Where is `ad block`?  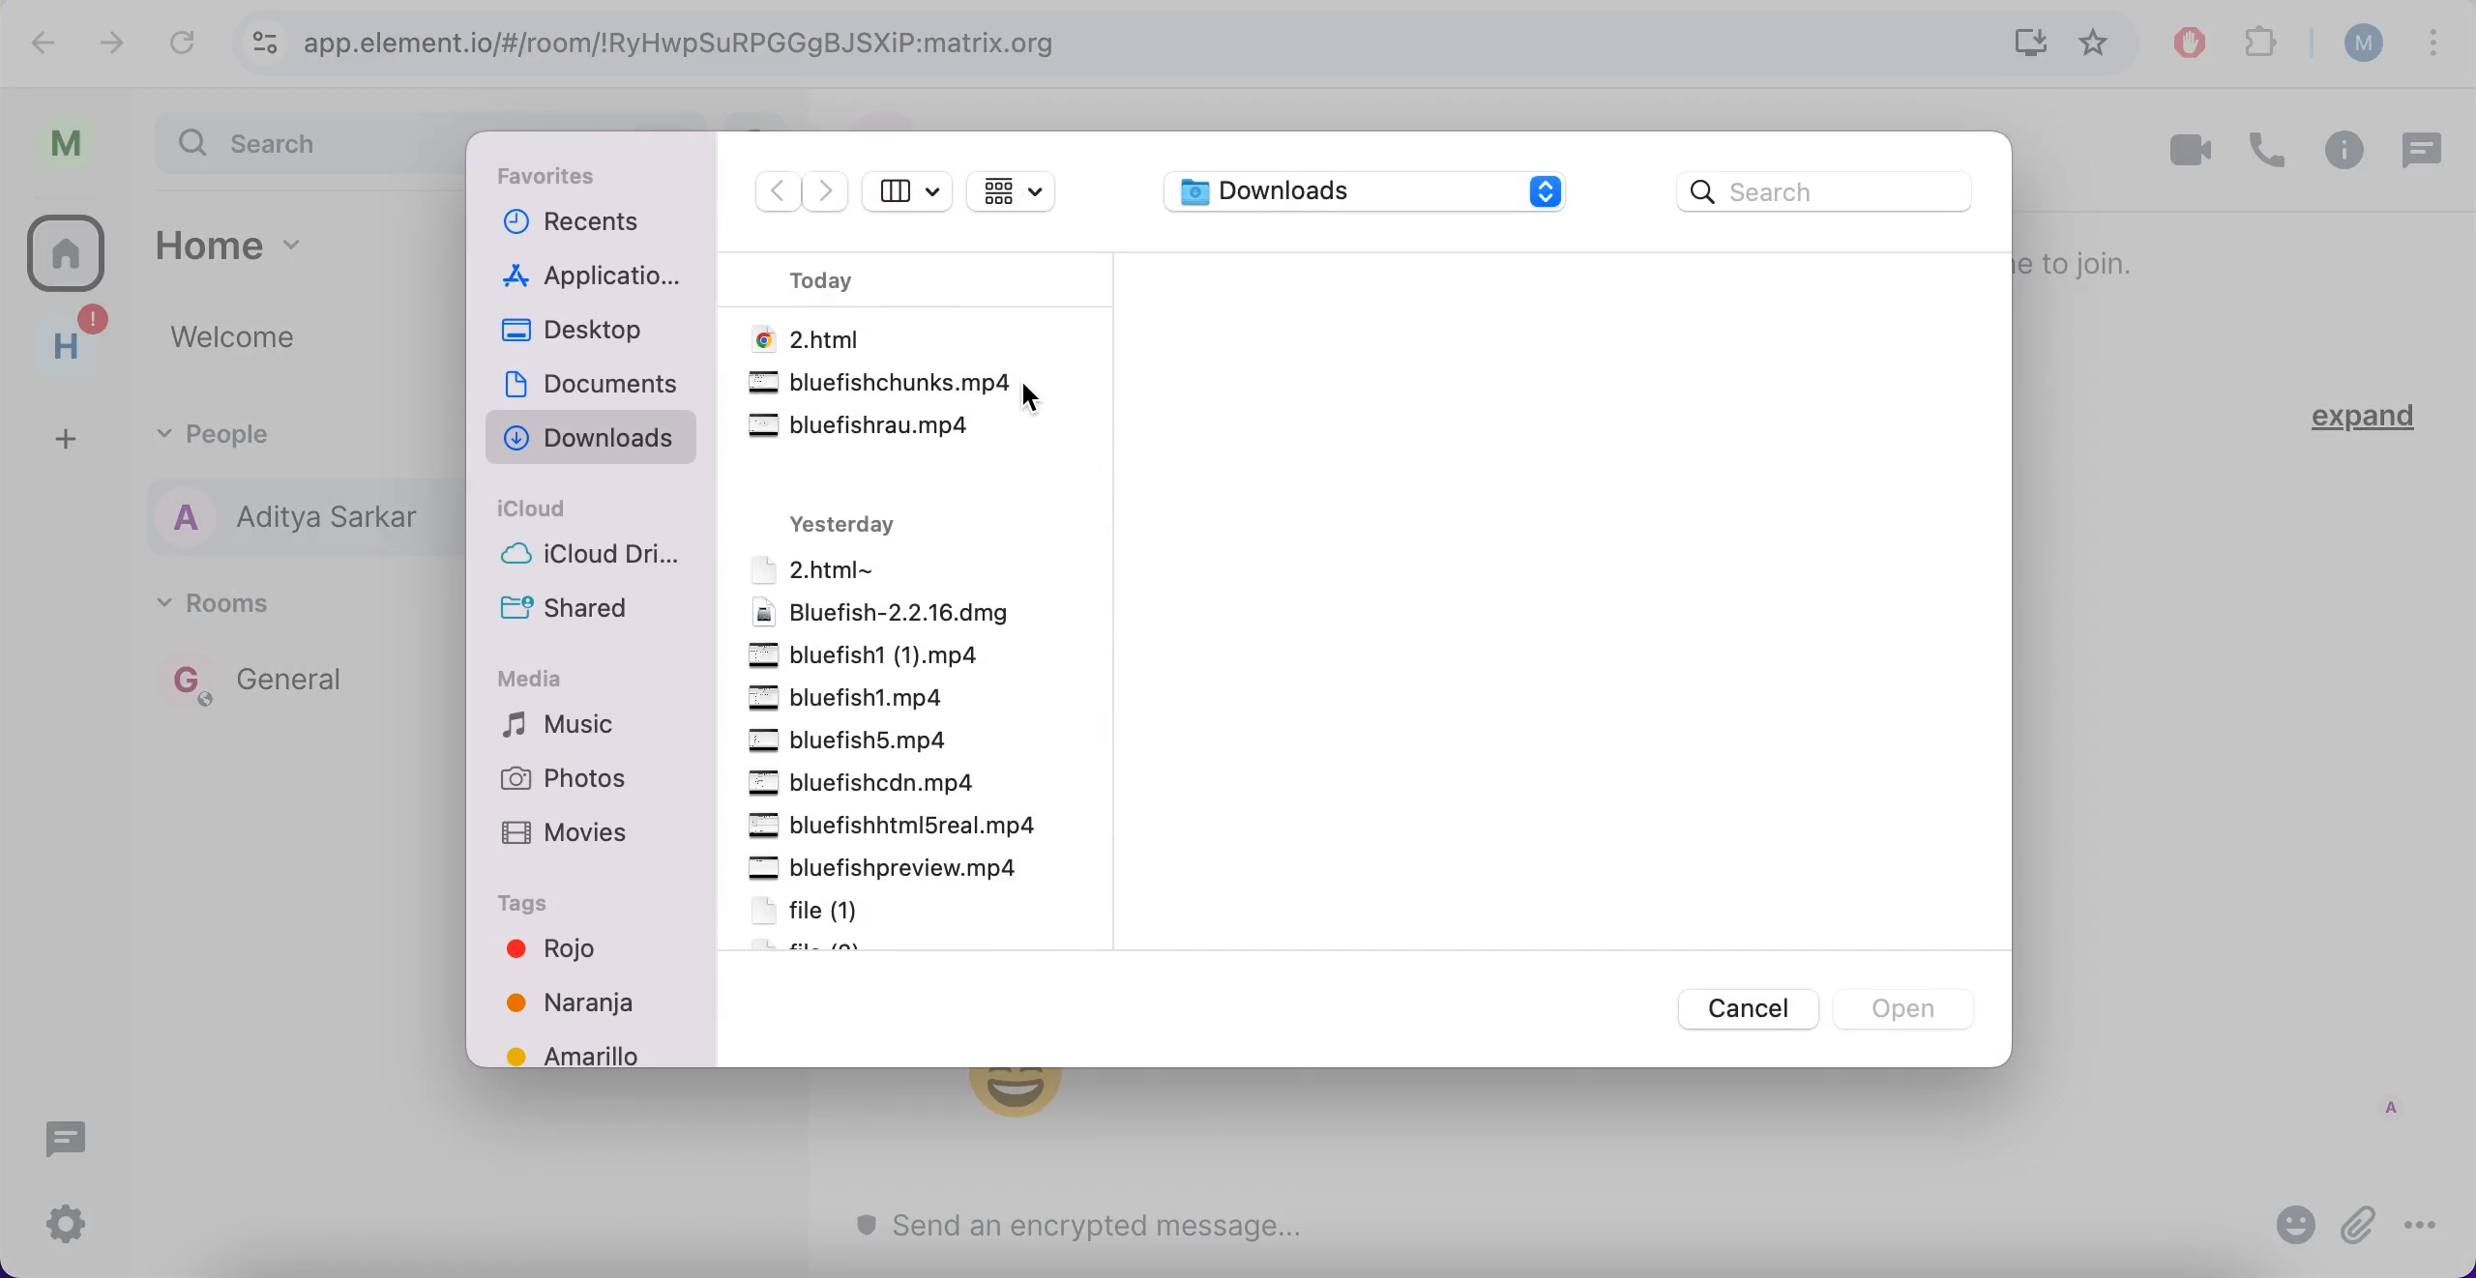
ad block is located at coordinates (2188, 44).